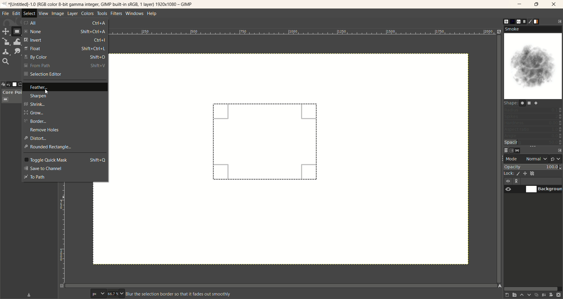 The width and height of the screenshot is (563, 299). I want to click on maximize, so click(537, 4).